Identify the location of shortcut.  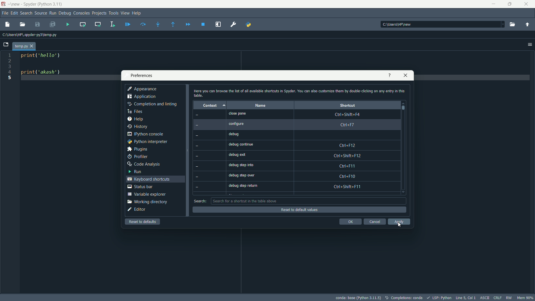
(347, 105).